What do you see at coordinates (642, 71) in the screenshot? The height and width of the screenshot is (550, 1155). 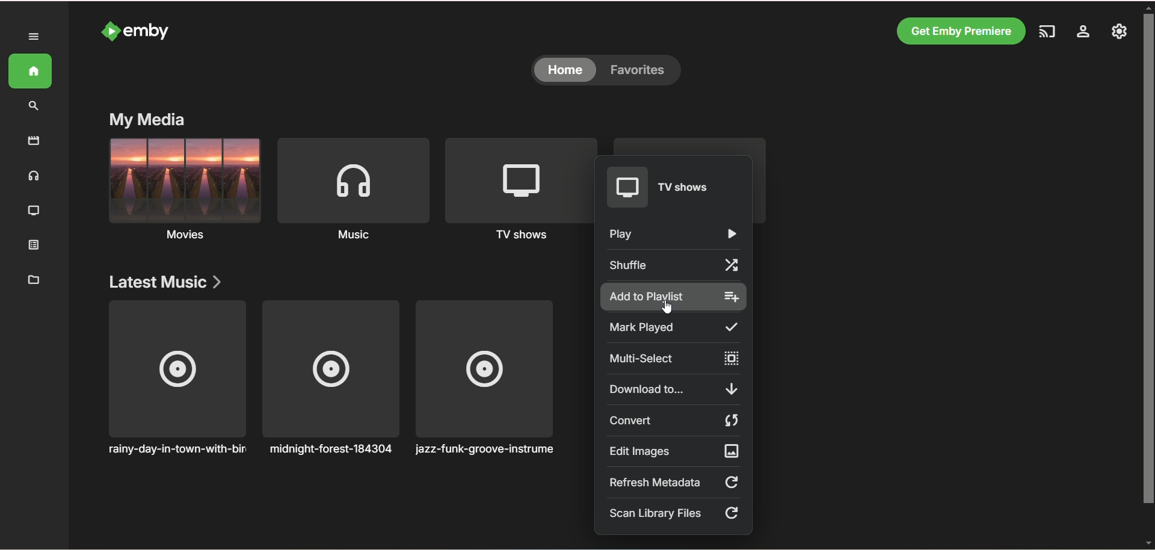 I see `favorites` at bounding box center [642, 71].